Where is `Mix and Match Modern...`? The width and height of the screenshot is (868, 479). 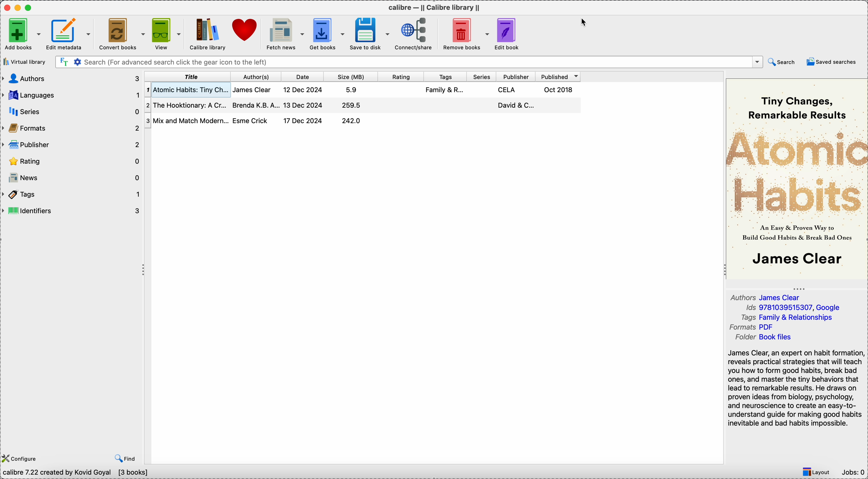
Mix and Match Modern... is located at coordinates (187, 119).